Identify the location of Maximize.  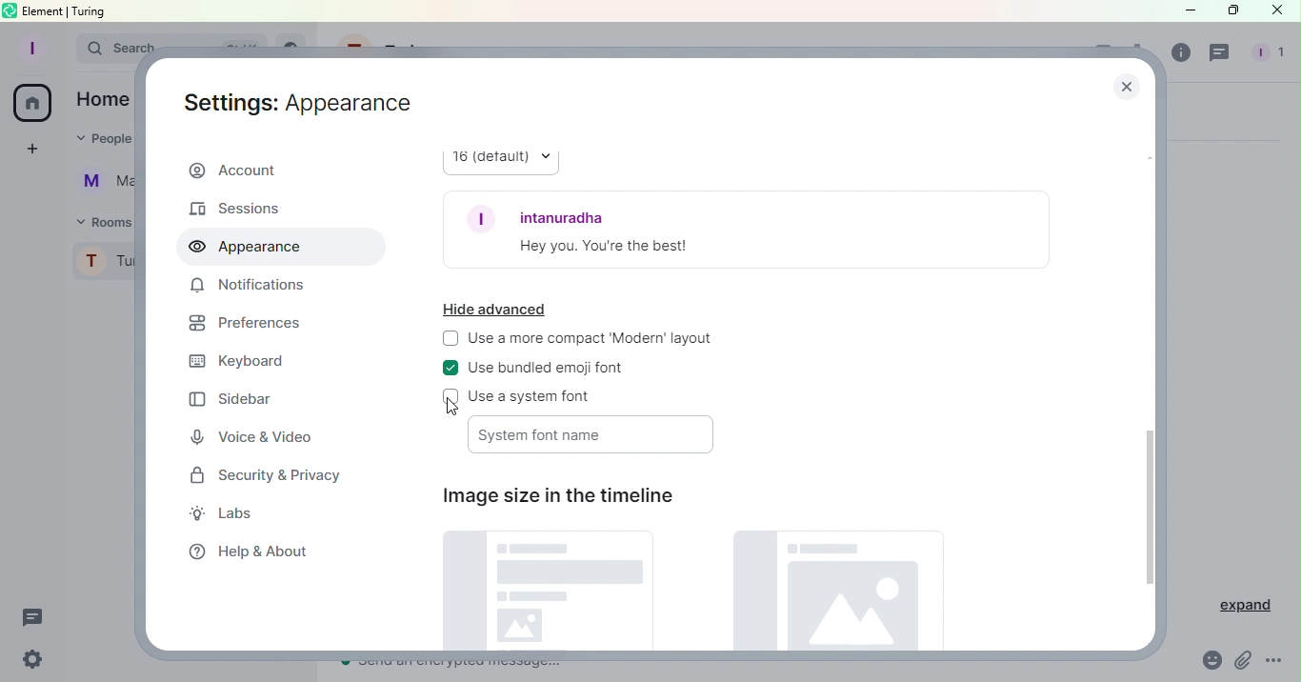
(1232, 11).